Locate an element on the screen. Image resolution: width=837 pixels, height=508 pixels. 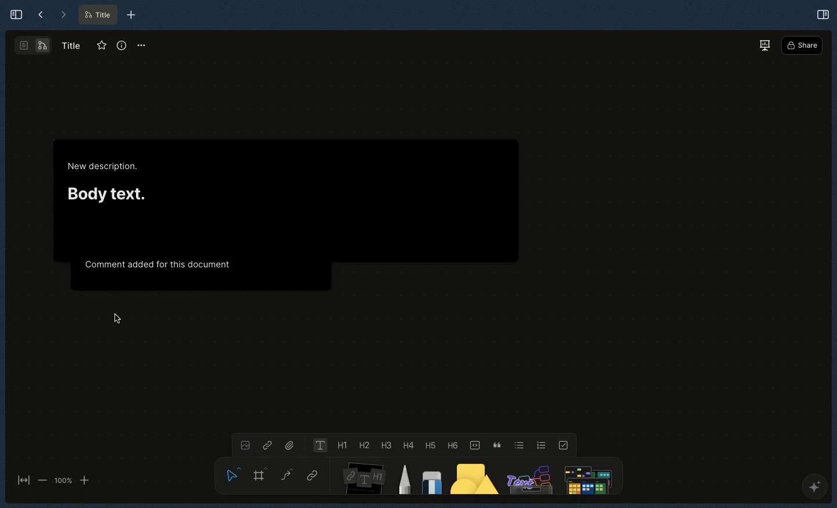
Curve is located at coordinates (286, 474).